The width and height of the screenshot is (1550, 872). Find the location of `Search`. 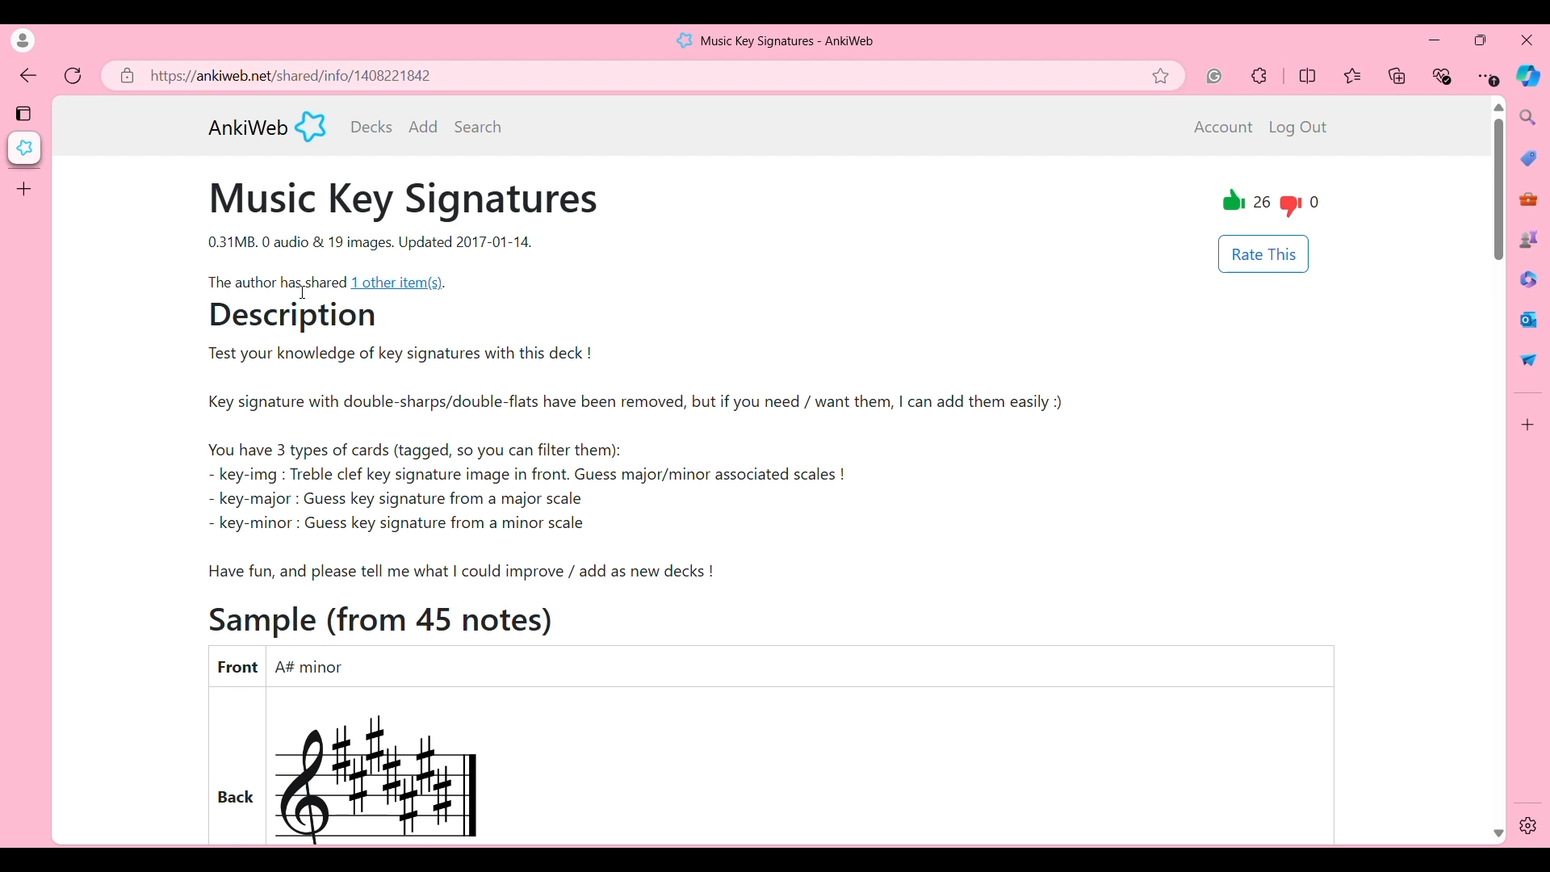

Search is located at coordinates (1529, 117).